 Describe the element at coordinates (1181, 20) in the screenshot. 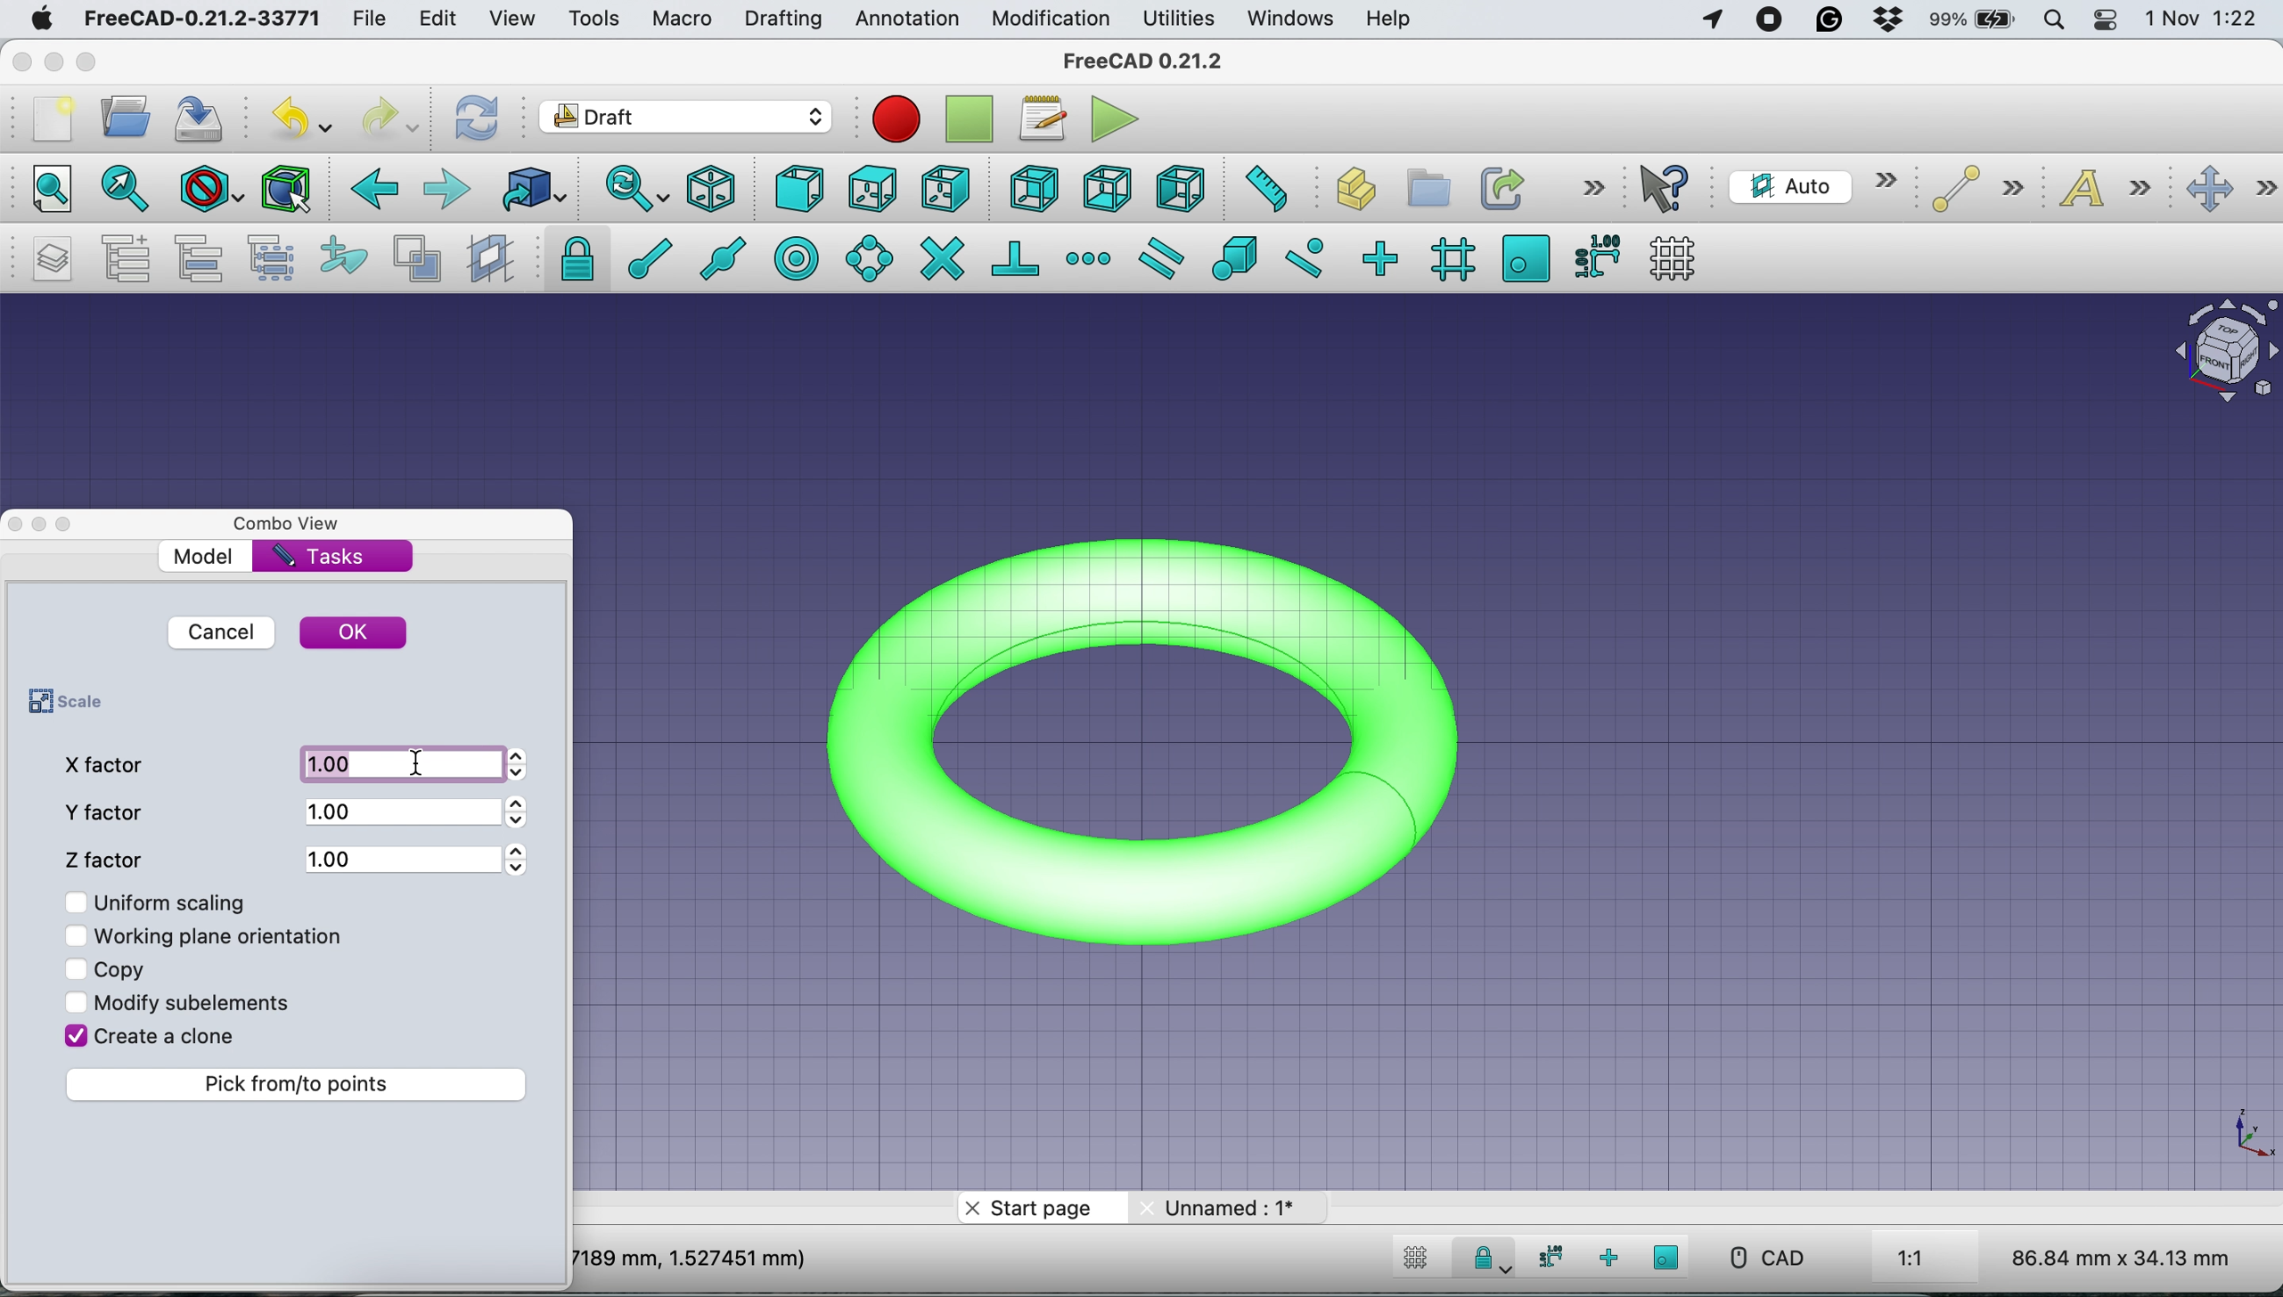

I see `utilities` at that location.